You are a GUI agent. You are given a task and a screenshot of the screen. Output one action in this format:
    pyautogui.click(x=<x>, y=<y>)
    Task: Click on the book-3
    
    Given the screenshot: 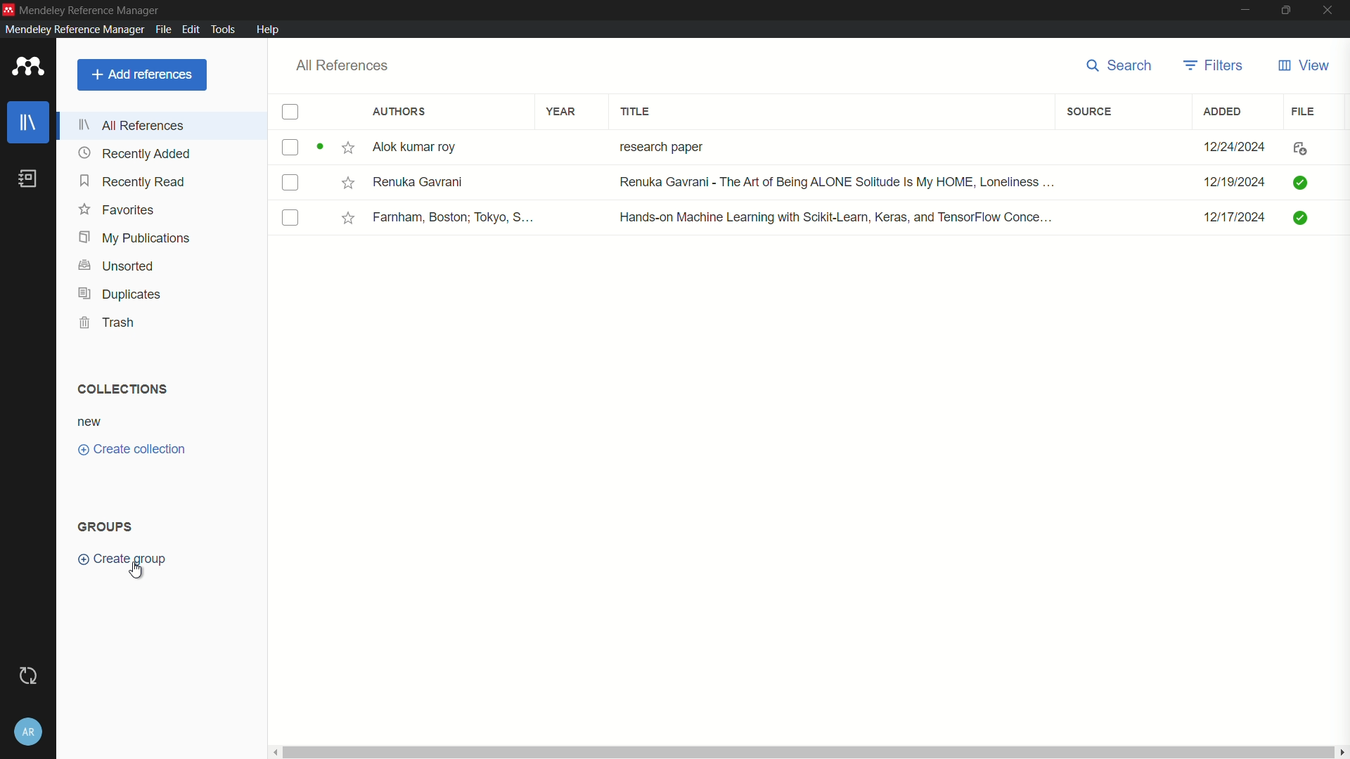 What is the action you would take?
    pyautogui.click(x=291, y=219)
    